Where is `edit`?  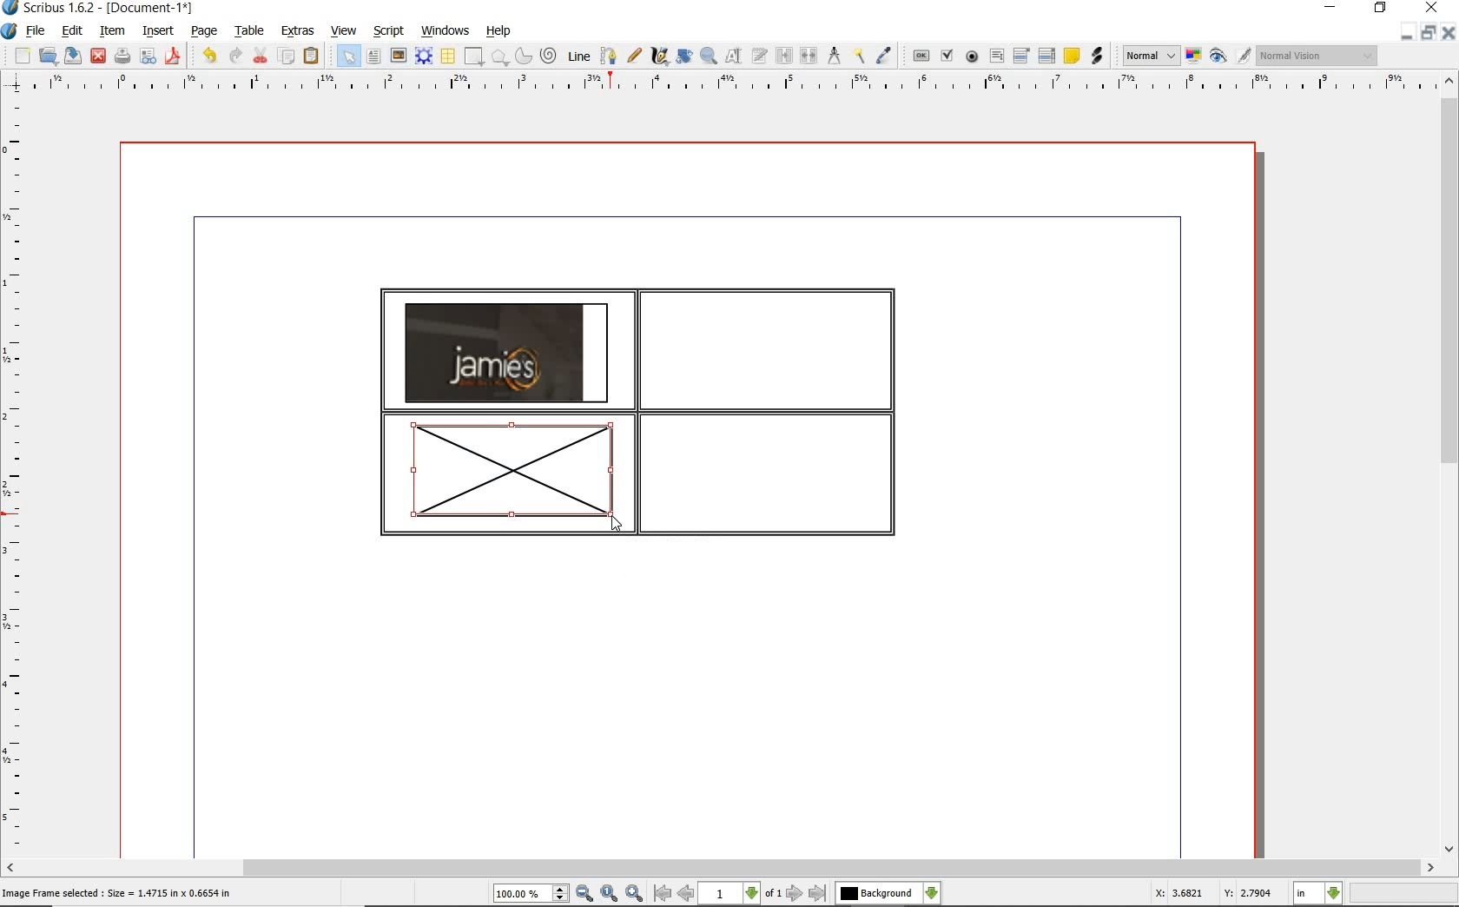
edit is located at coordinates (70, 31).